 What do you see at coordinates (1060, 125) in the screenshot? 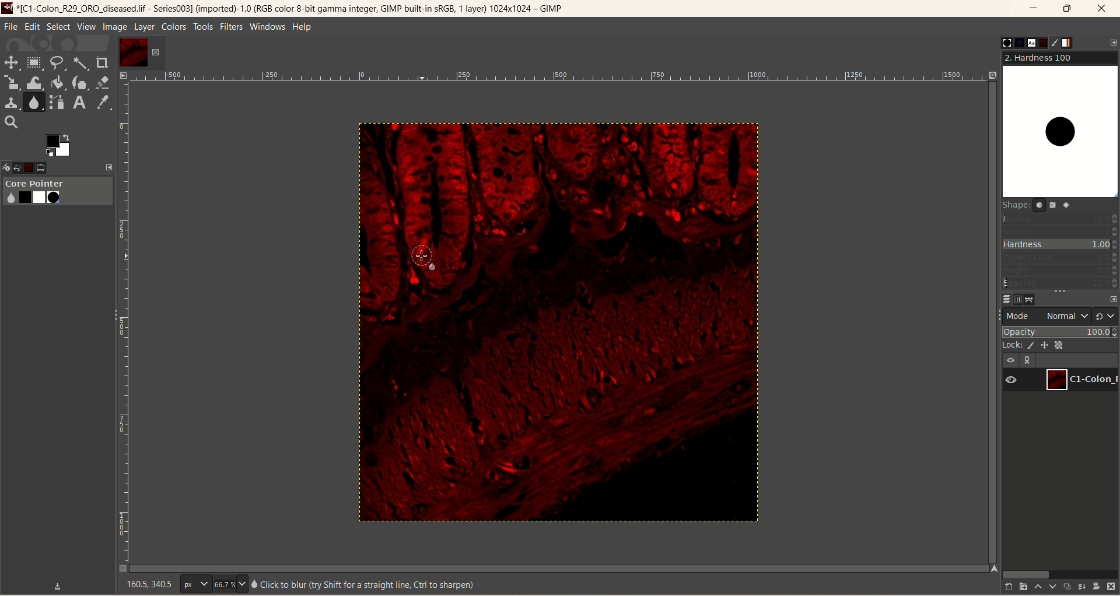
I see `hardness100` at bounding box center [1060, 125].